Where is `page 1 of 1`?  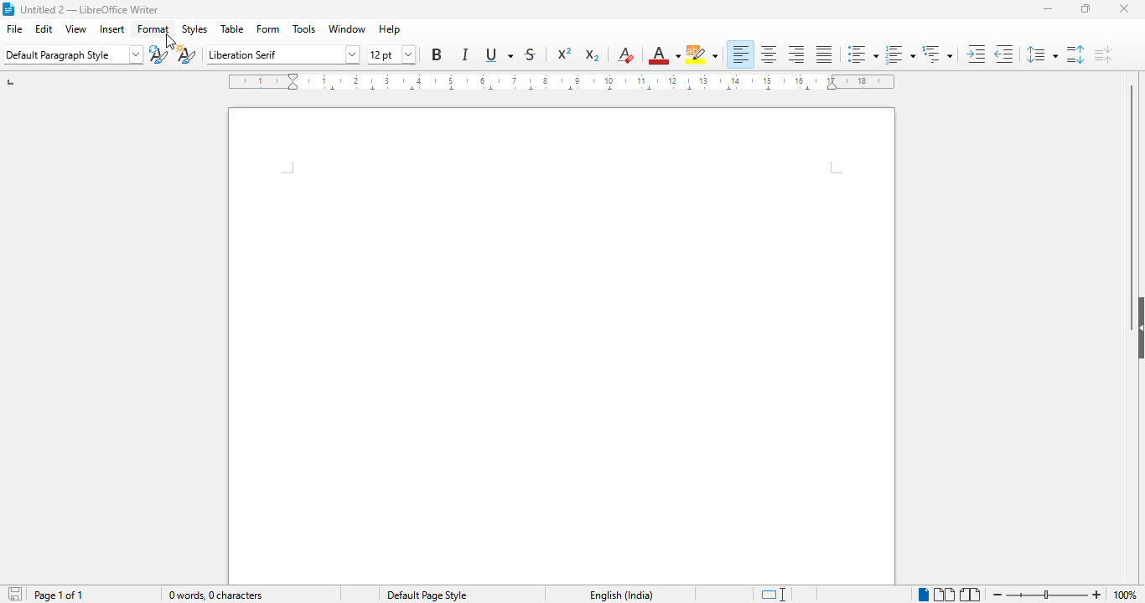 page 1 of 1 is located at coordinates (59, 595).